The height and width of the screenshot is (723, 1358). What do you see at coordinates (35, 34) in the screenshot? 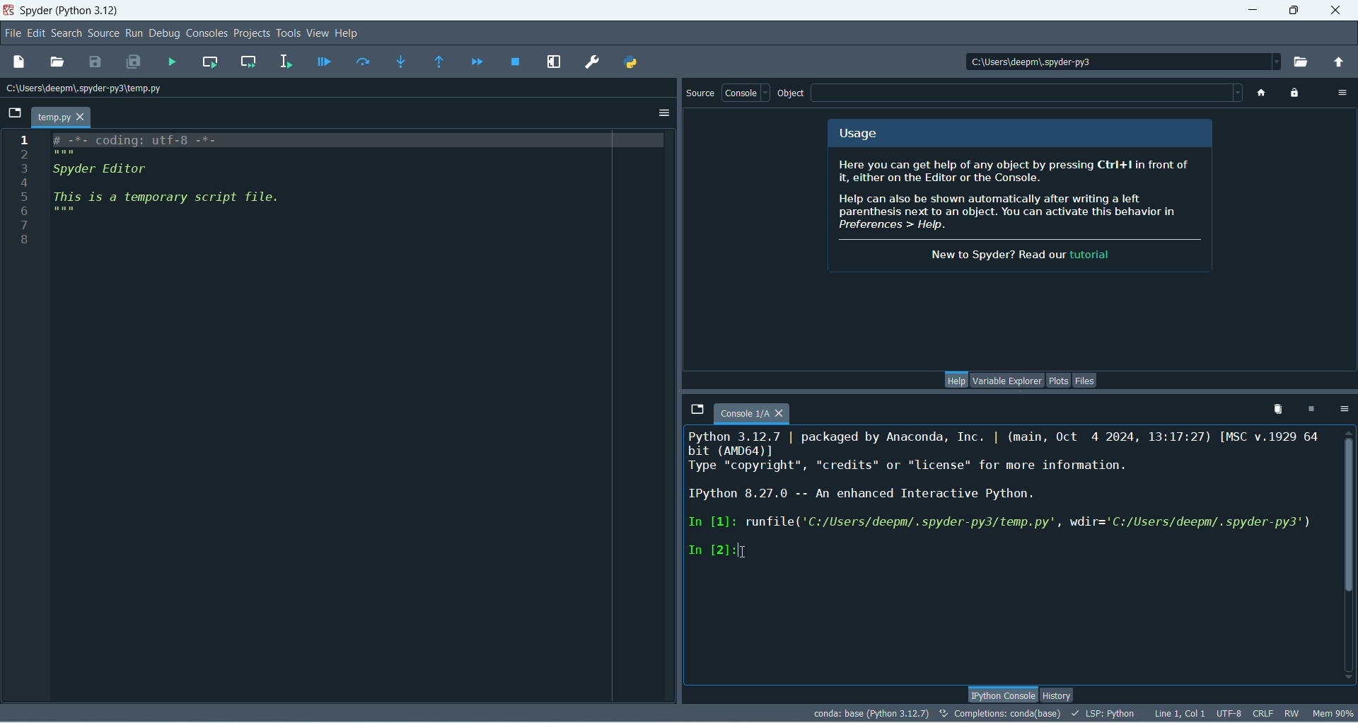
I see `edit` at bounding box center [35, 34].